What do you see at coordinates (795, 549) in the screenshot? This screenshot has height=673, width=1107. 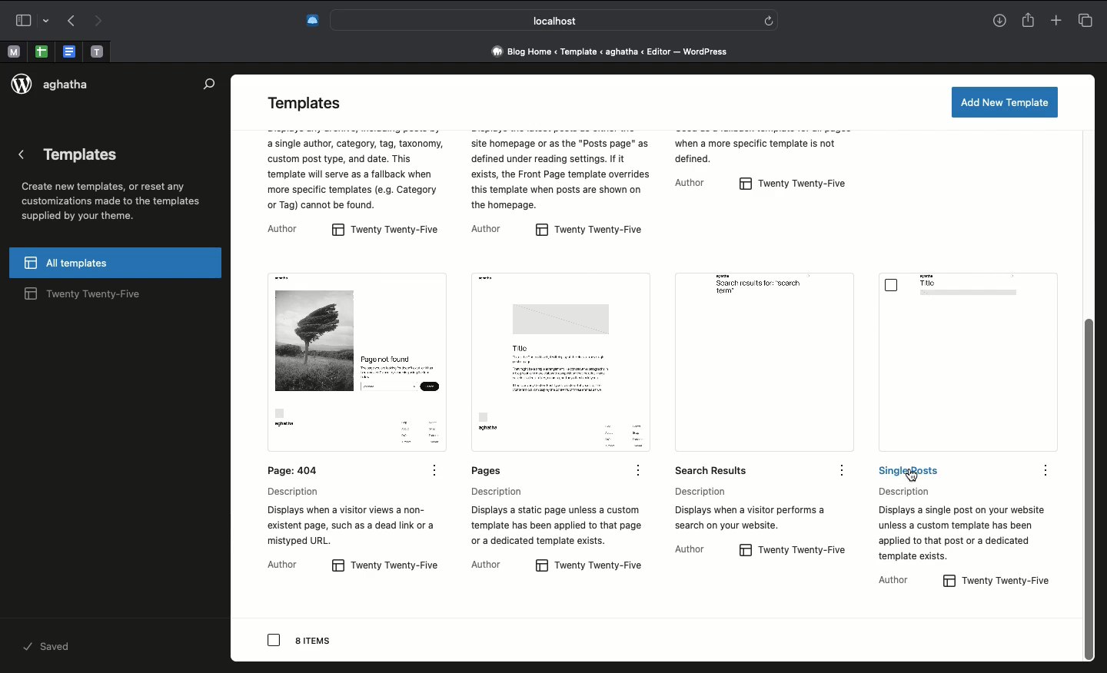 I see `twenty twenty-five` at bounding box center [795, 549].